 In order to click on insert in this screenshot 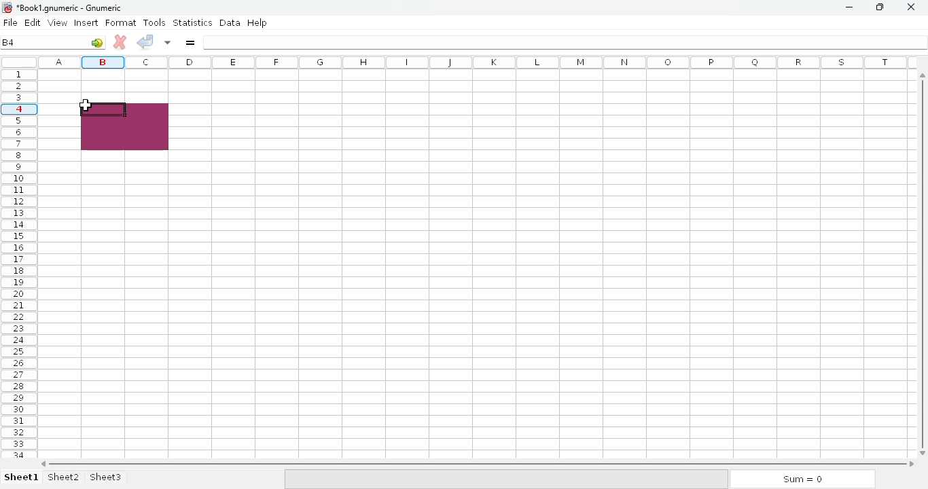, I will do `click(86, 22)`.